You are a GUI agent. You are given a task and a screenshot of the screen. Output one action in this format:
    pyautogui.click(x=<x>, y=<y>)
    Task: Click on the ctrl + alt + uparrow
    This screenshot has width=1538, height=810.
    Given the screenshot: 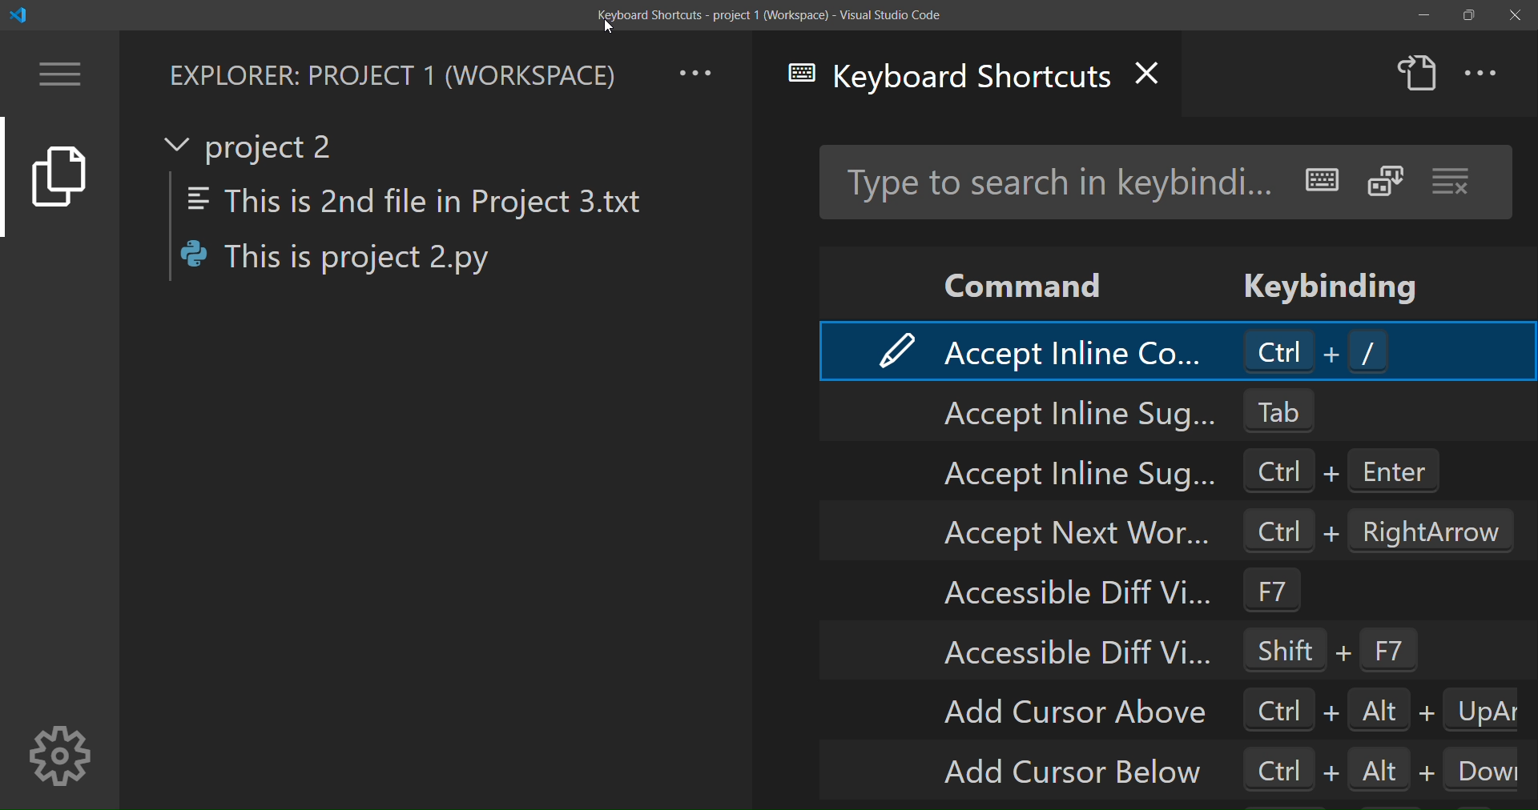 What is the action you would take?
    pyautogui.click(x=1380, y=708)
    